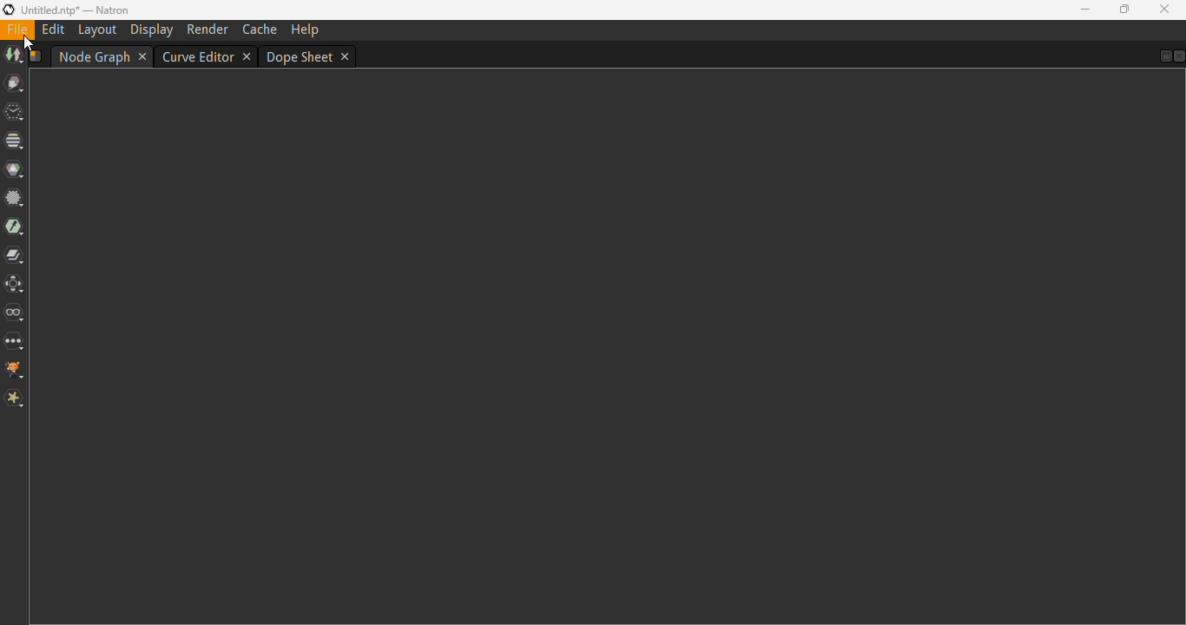 This screenshot has height=625, width=1186. Describe the element at coordinates (1124, 9) in the screenshot. I see `maximize` at that location.